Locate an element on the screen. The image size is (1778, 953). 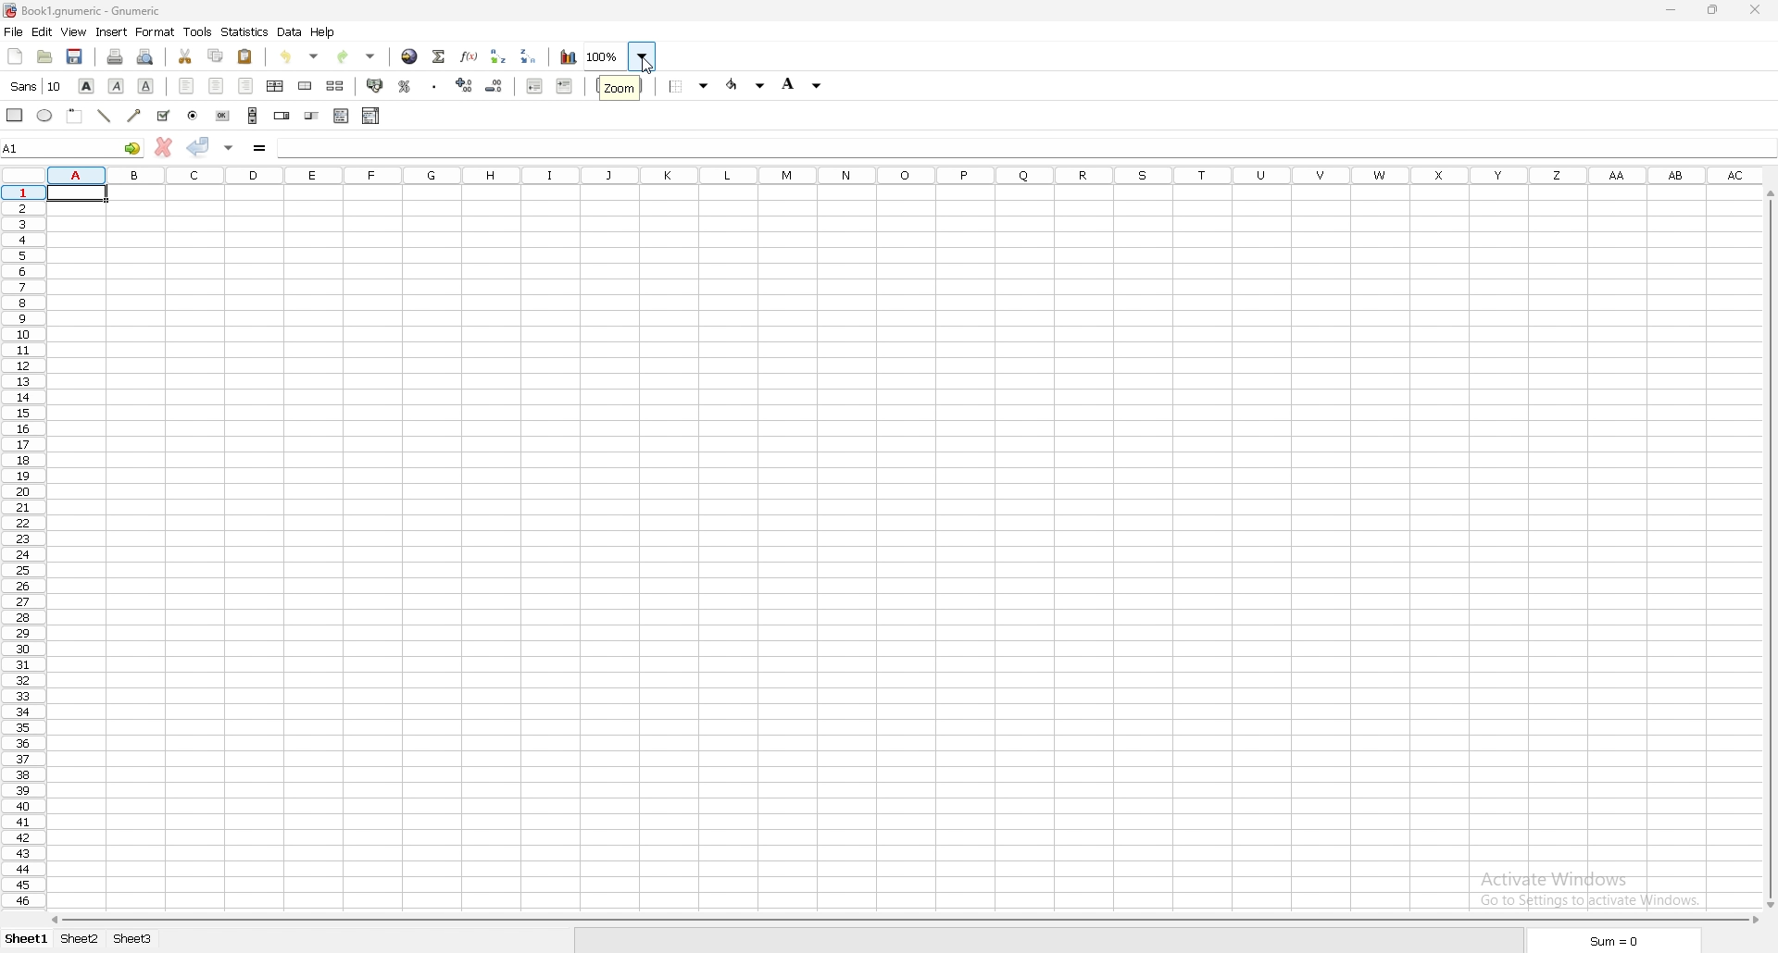
} Book1.gnumeric - Gnumeric is located at coordinates (88, 11).